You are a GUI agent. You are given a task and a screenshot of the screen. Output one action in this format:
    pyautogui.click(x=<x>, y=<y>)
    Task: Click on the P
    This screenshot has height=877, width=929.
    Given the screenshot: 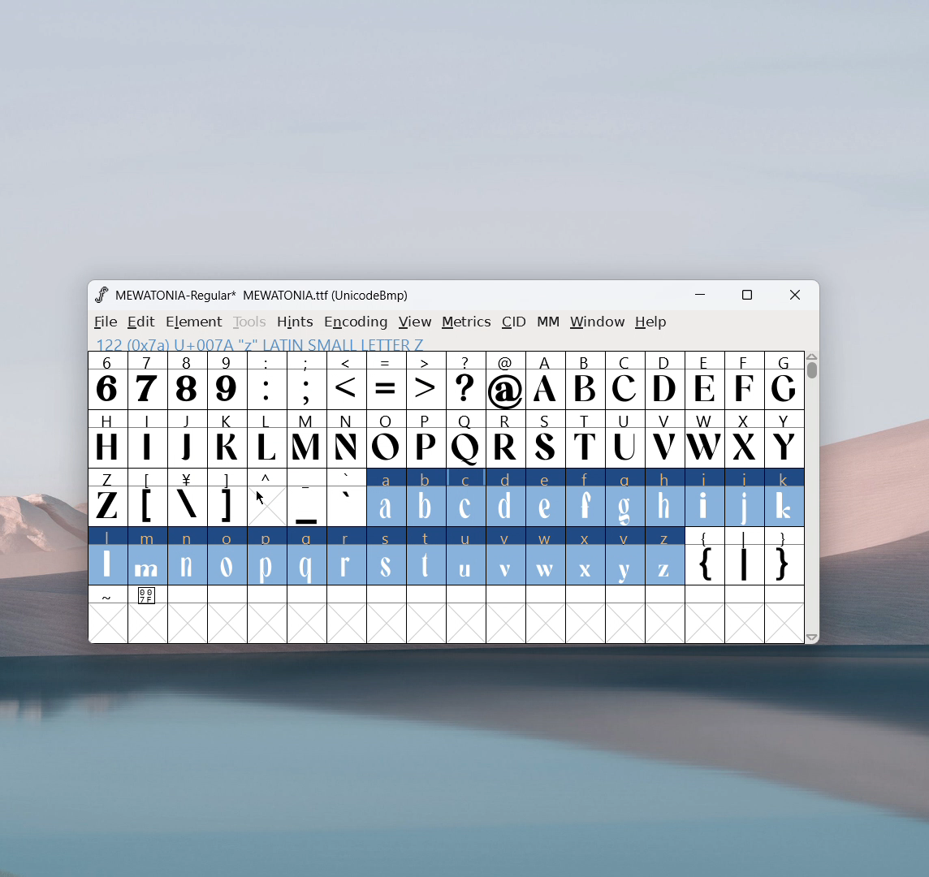 What is the action you would take?
    pyautogui.click(x=426, y=440)
    